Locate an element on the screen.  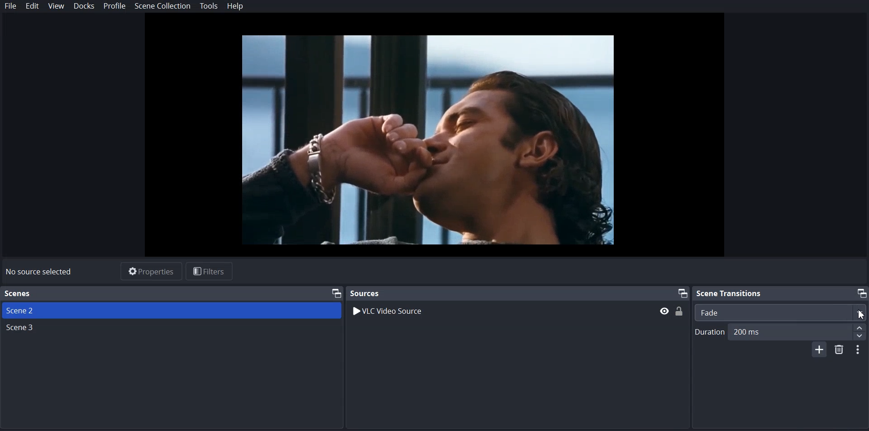
Sources is located at coordinates (517, 293).